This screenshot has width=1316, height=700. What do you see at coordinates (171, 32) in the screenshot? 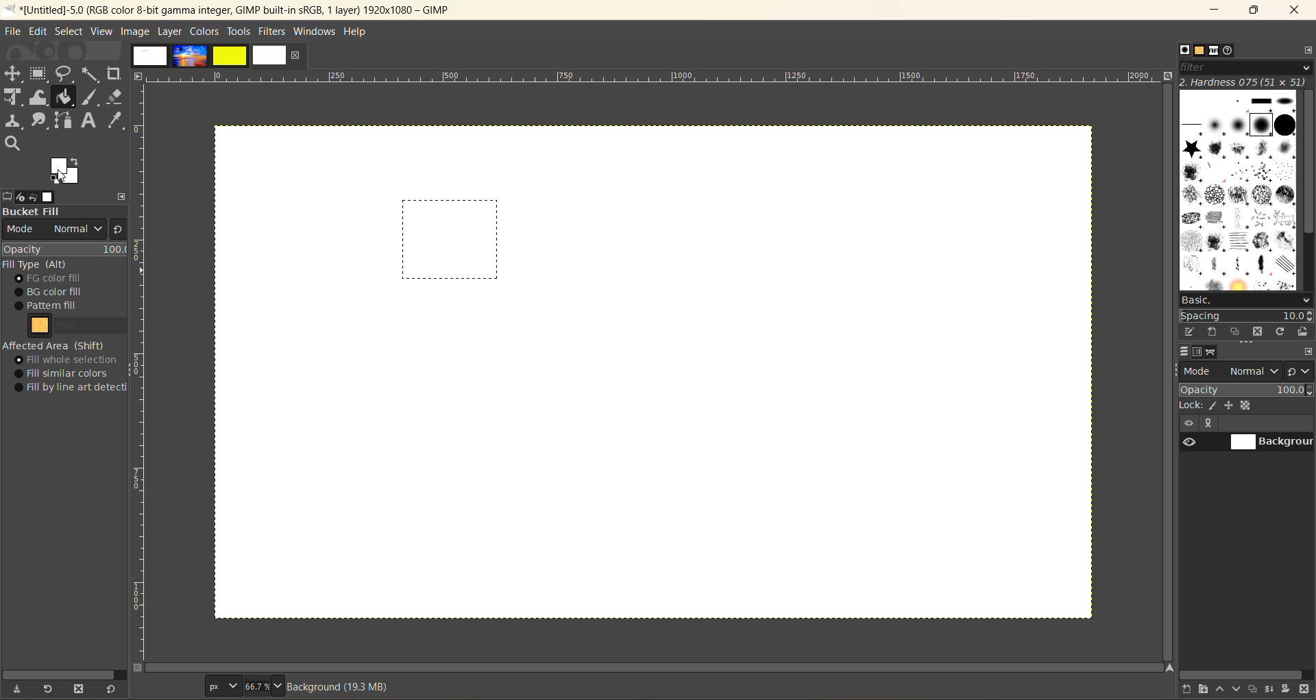
I see `layer` at bounding box center [171, 32].